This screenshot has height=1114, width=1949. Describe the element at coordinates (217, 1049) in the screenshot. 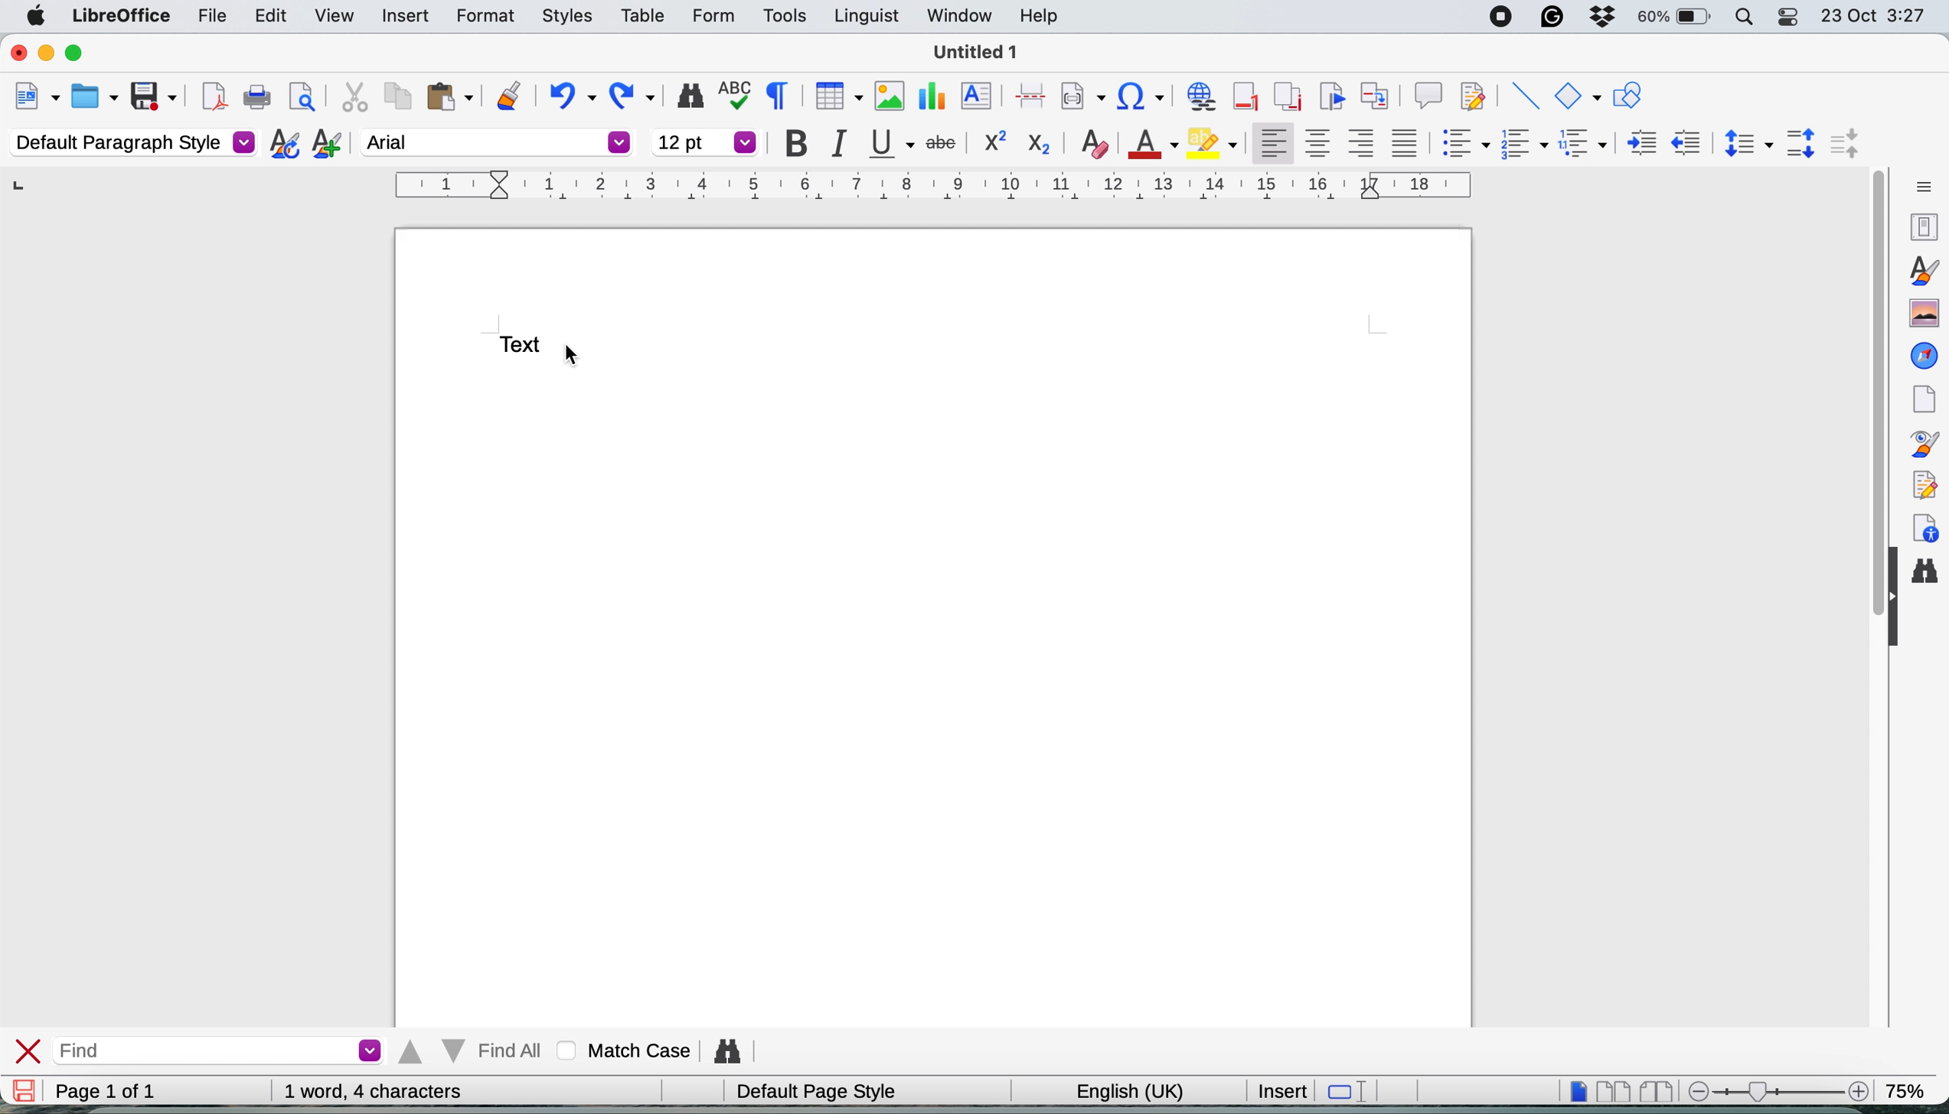

I see `find` at that location.